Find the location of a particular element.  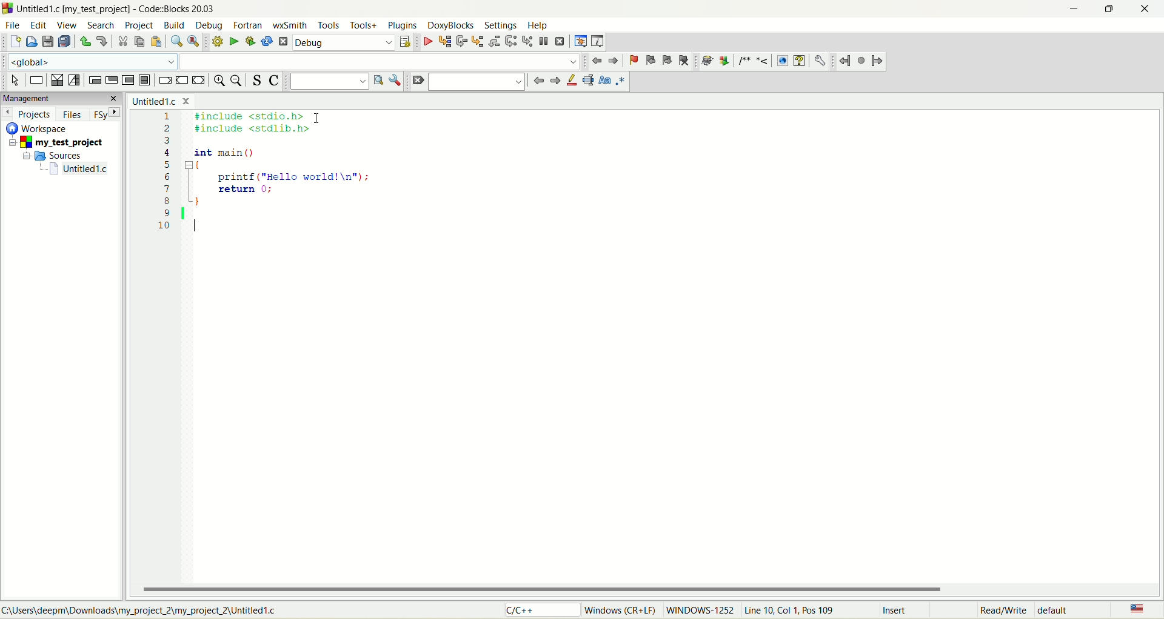

toggle bookmark is located at coordinates (631, 61).